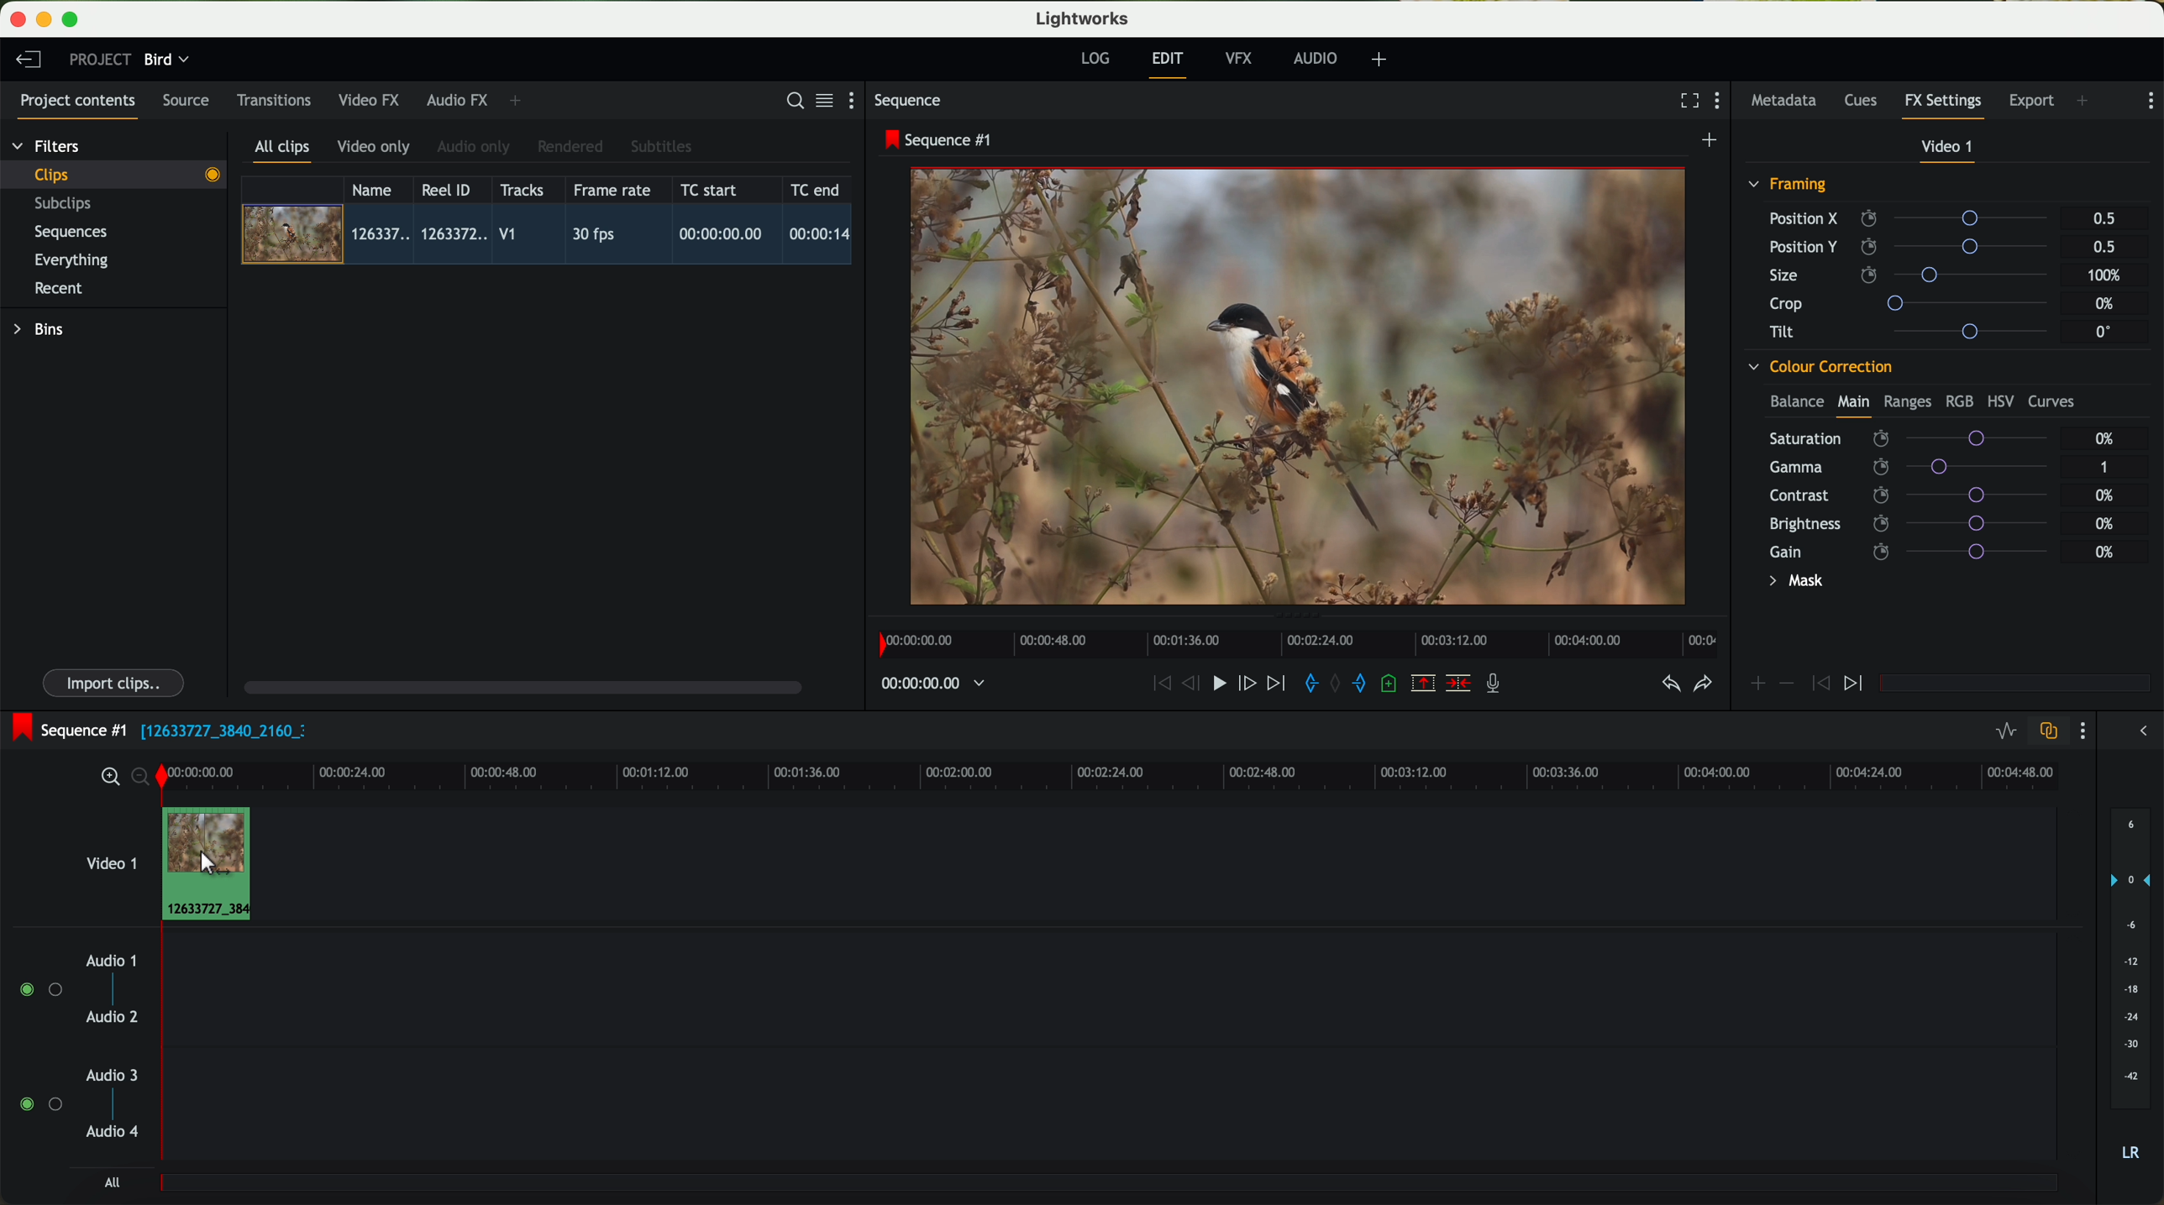  I want to click on 100%, so click(2109, 275).